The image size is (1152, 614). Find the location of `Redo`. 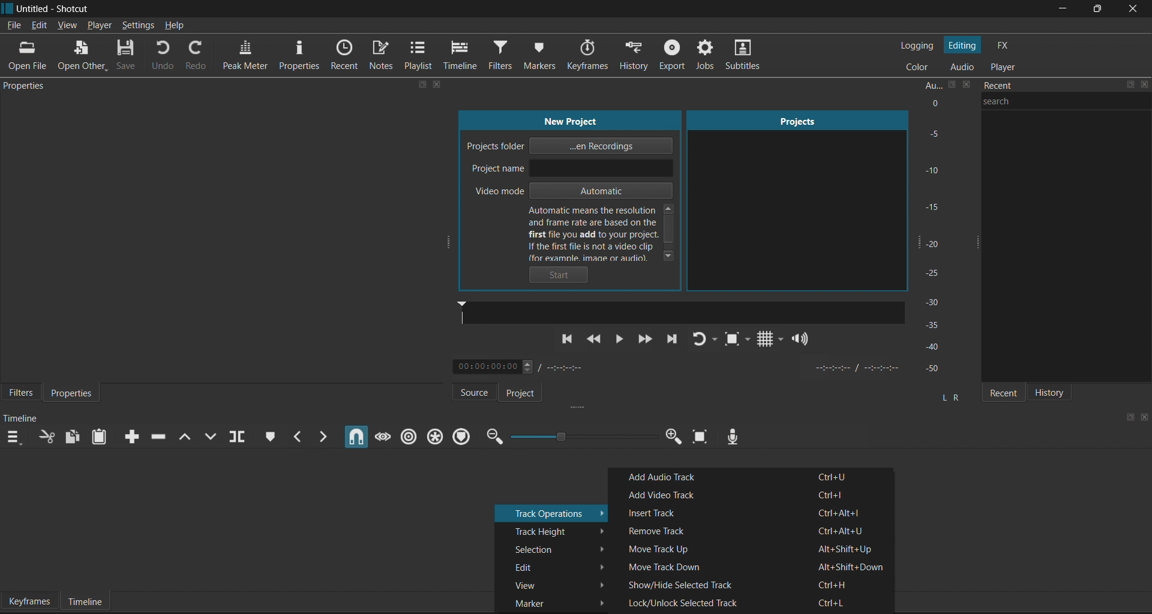

Redo is located at coordinates (202, 57).